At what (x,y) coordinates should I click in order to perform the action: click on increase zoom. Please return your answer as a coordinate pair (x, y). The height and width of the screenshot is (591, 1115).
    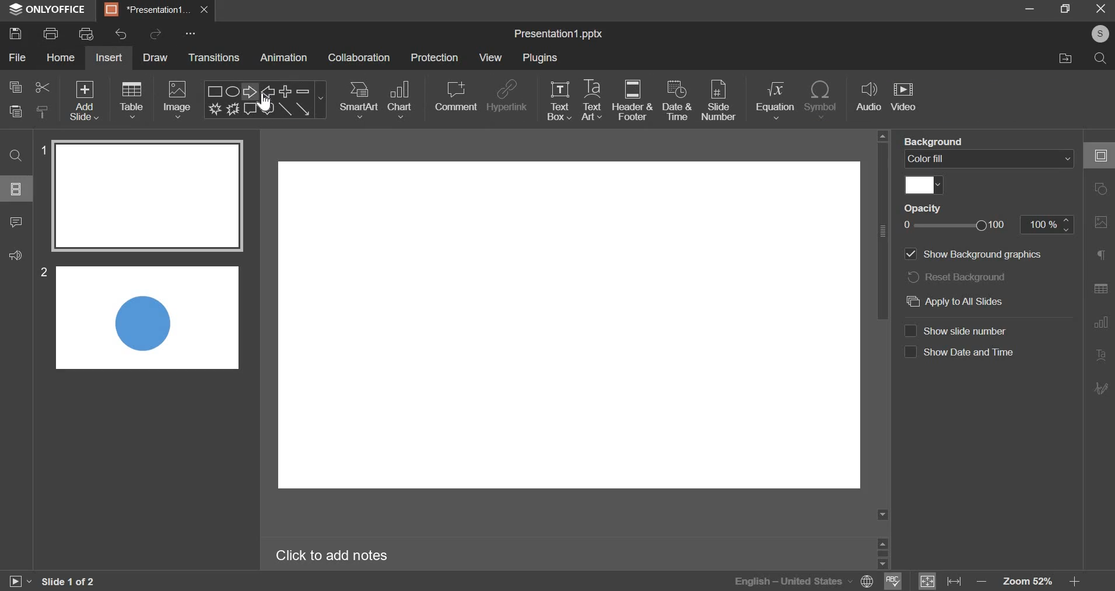
    Looking at the image, I should click on (1073, 579).